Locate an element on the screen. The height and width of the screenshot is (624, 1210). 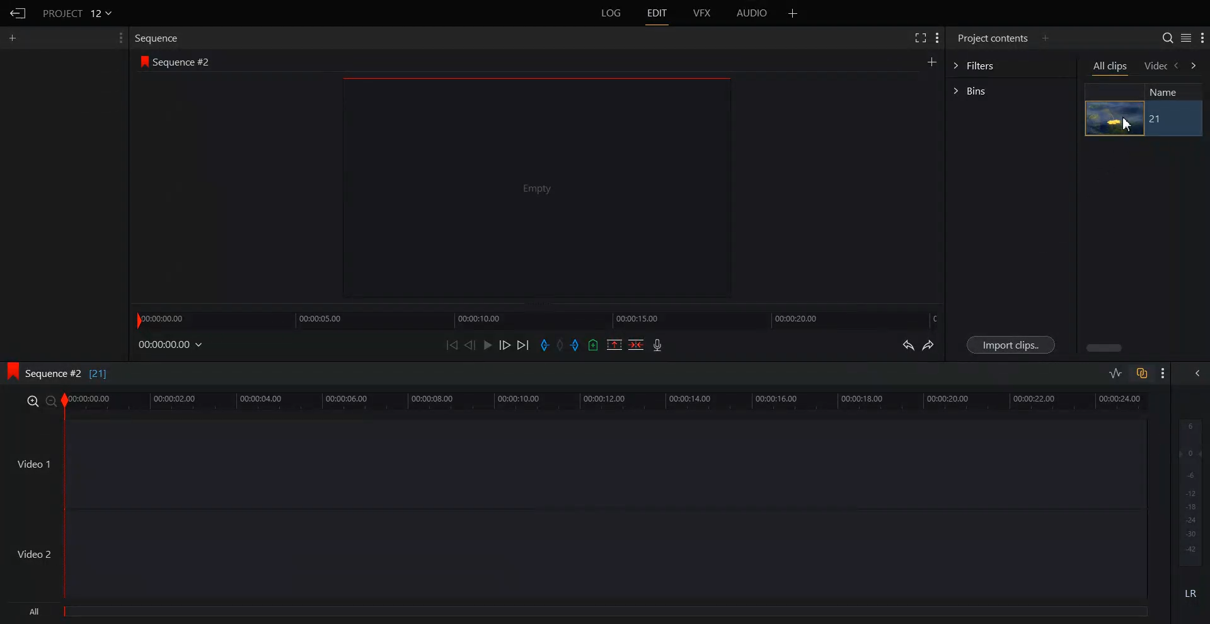
Timeline is located at coordinates (538, 318).